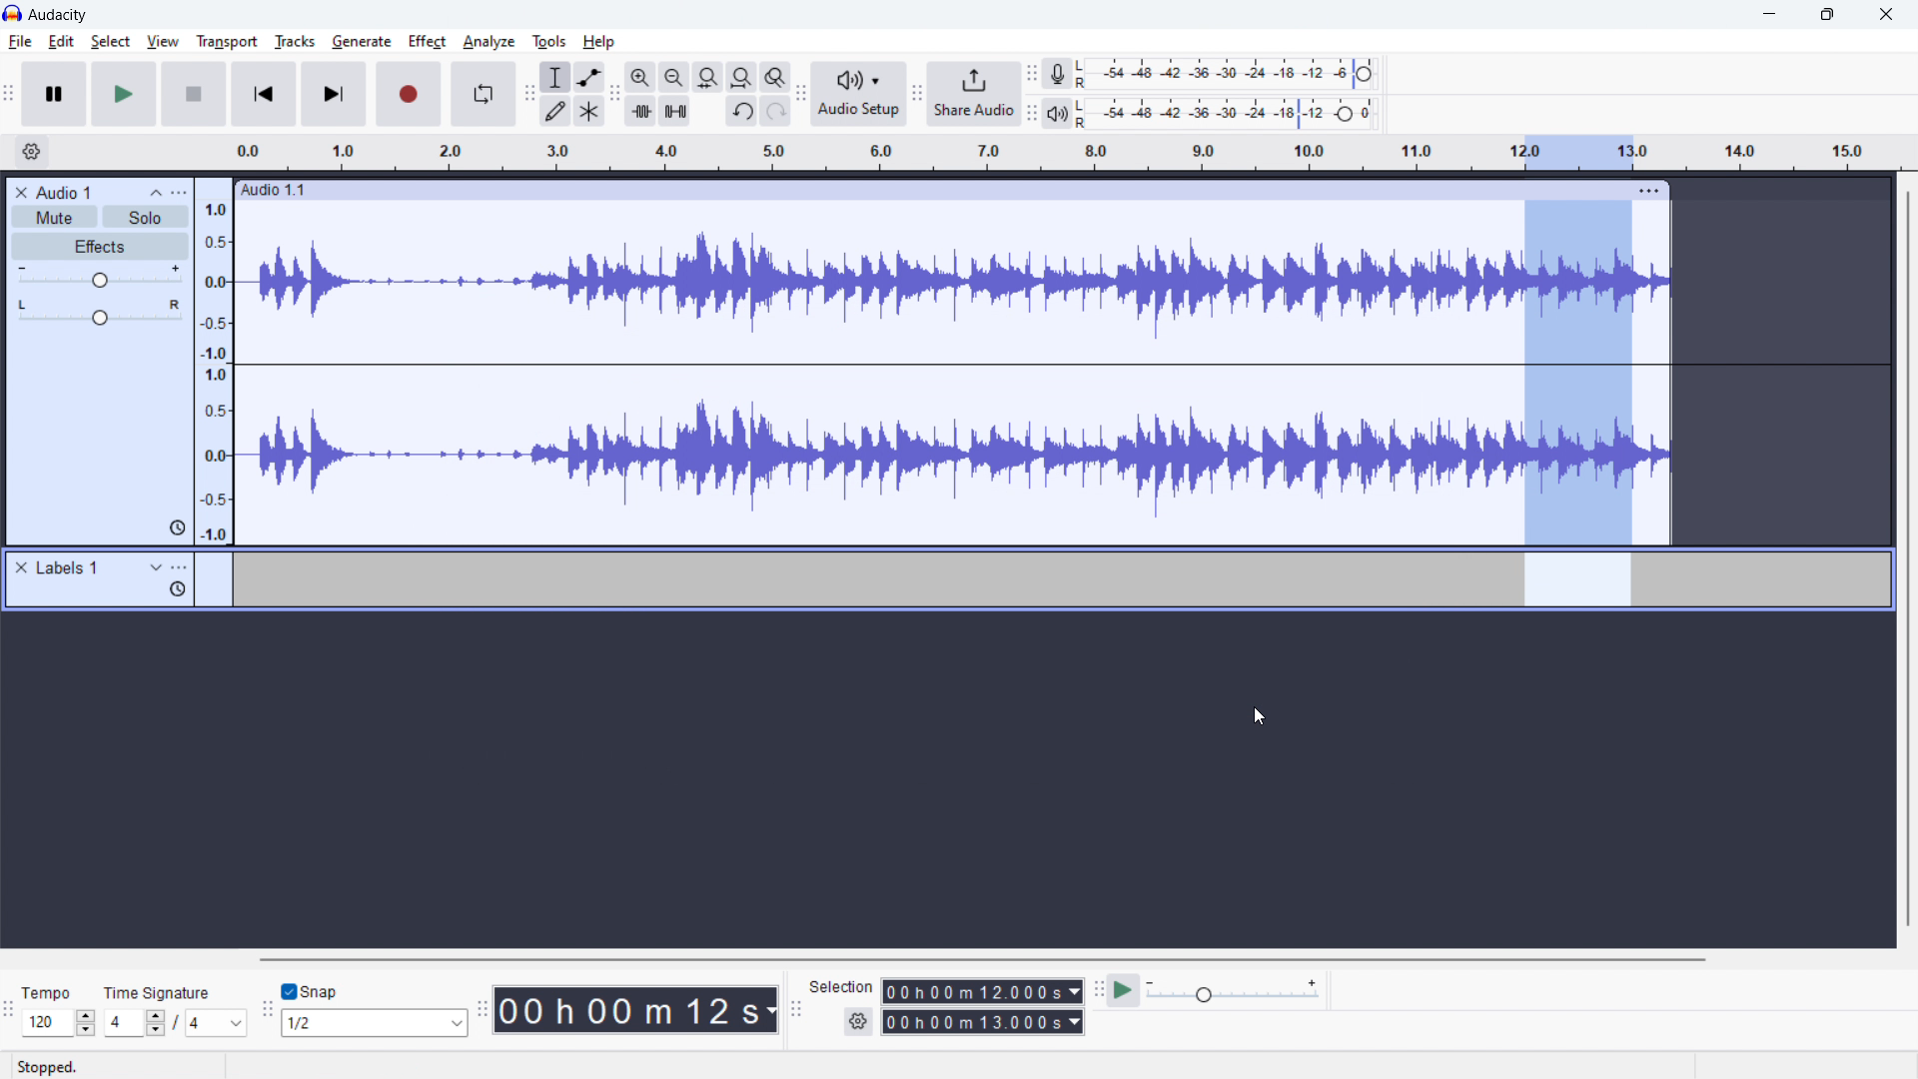  What do you see at coordinates (1056, 115) in the screenshot?
I see `playback meter` at bounding box center [1056, 115].